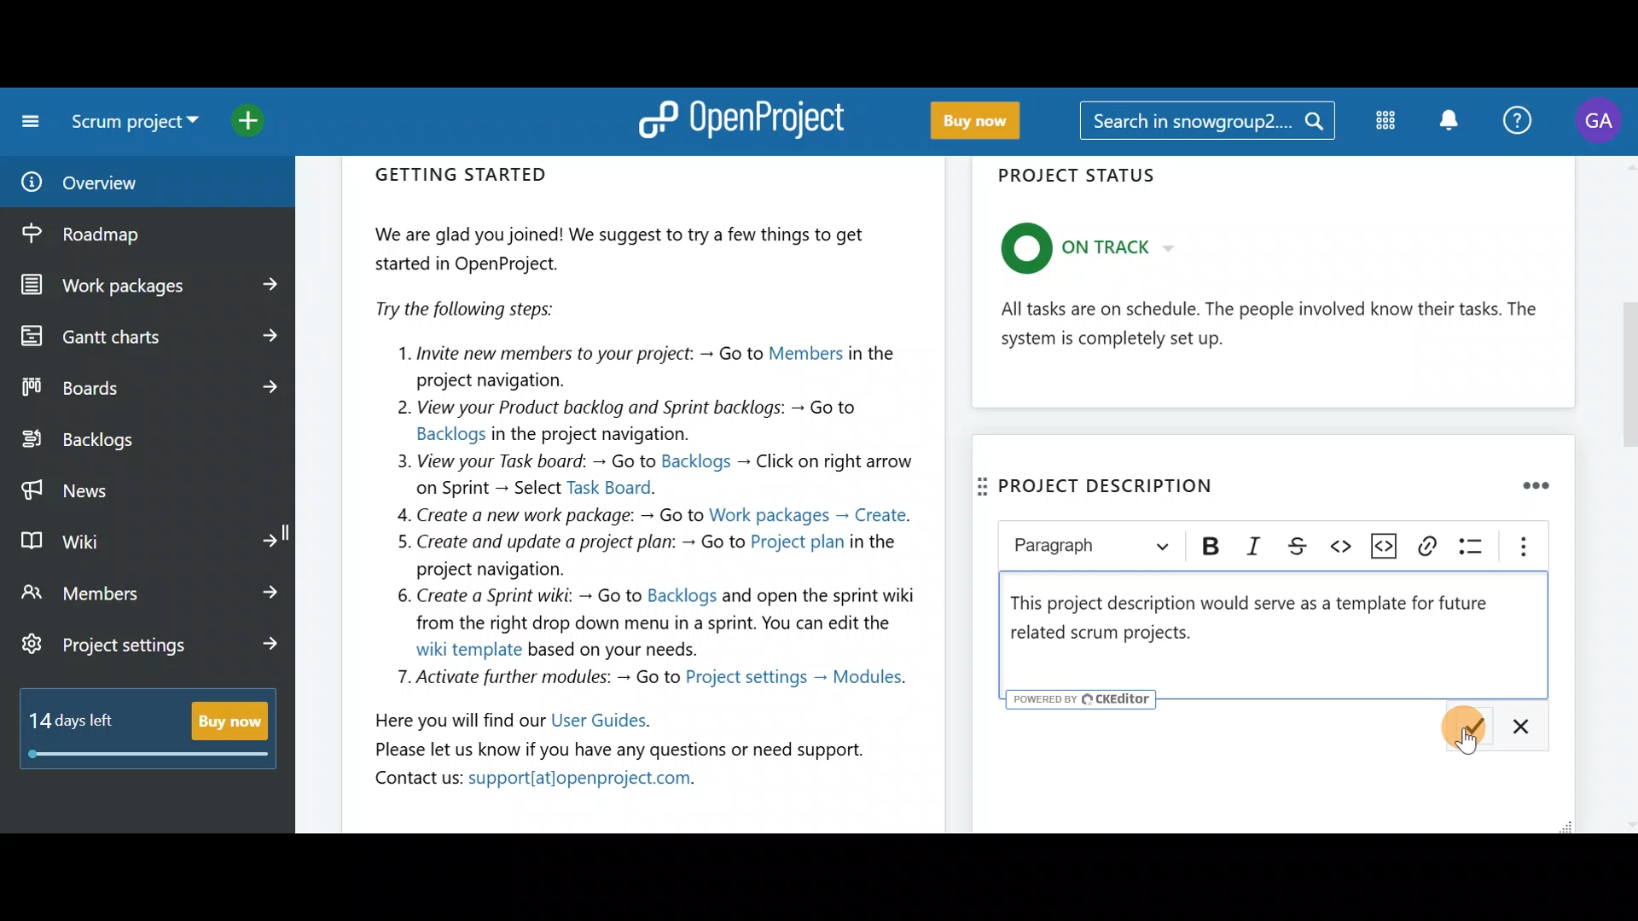 This screenshot has height=921, width=1638. Describe the element at coordinates (1472, 553) in the screenshot. I see `Bulleted list` at that location.